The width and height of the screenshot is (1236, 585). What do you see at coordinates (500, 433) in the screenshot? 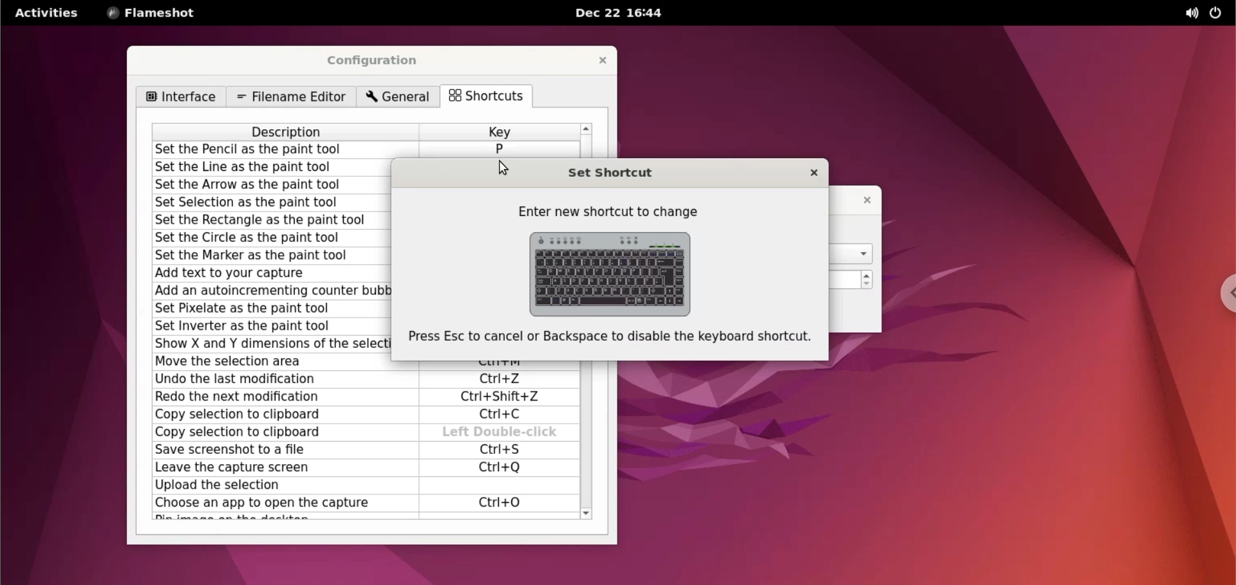
I see `Left Double-click` at bounding box center [500, 433].